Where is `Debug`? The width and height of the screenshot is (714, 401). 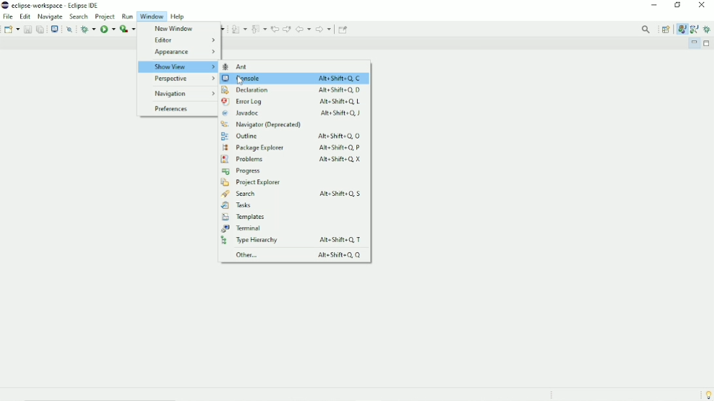 Debug is located at coordinates (707, 29).